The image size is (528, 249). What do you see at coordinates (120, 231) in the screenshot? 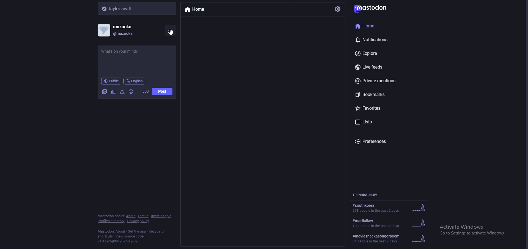
I see `about` at bounding box center [120, 231].